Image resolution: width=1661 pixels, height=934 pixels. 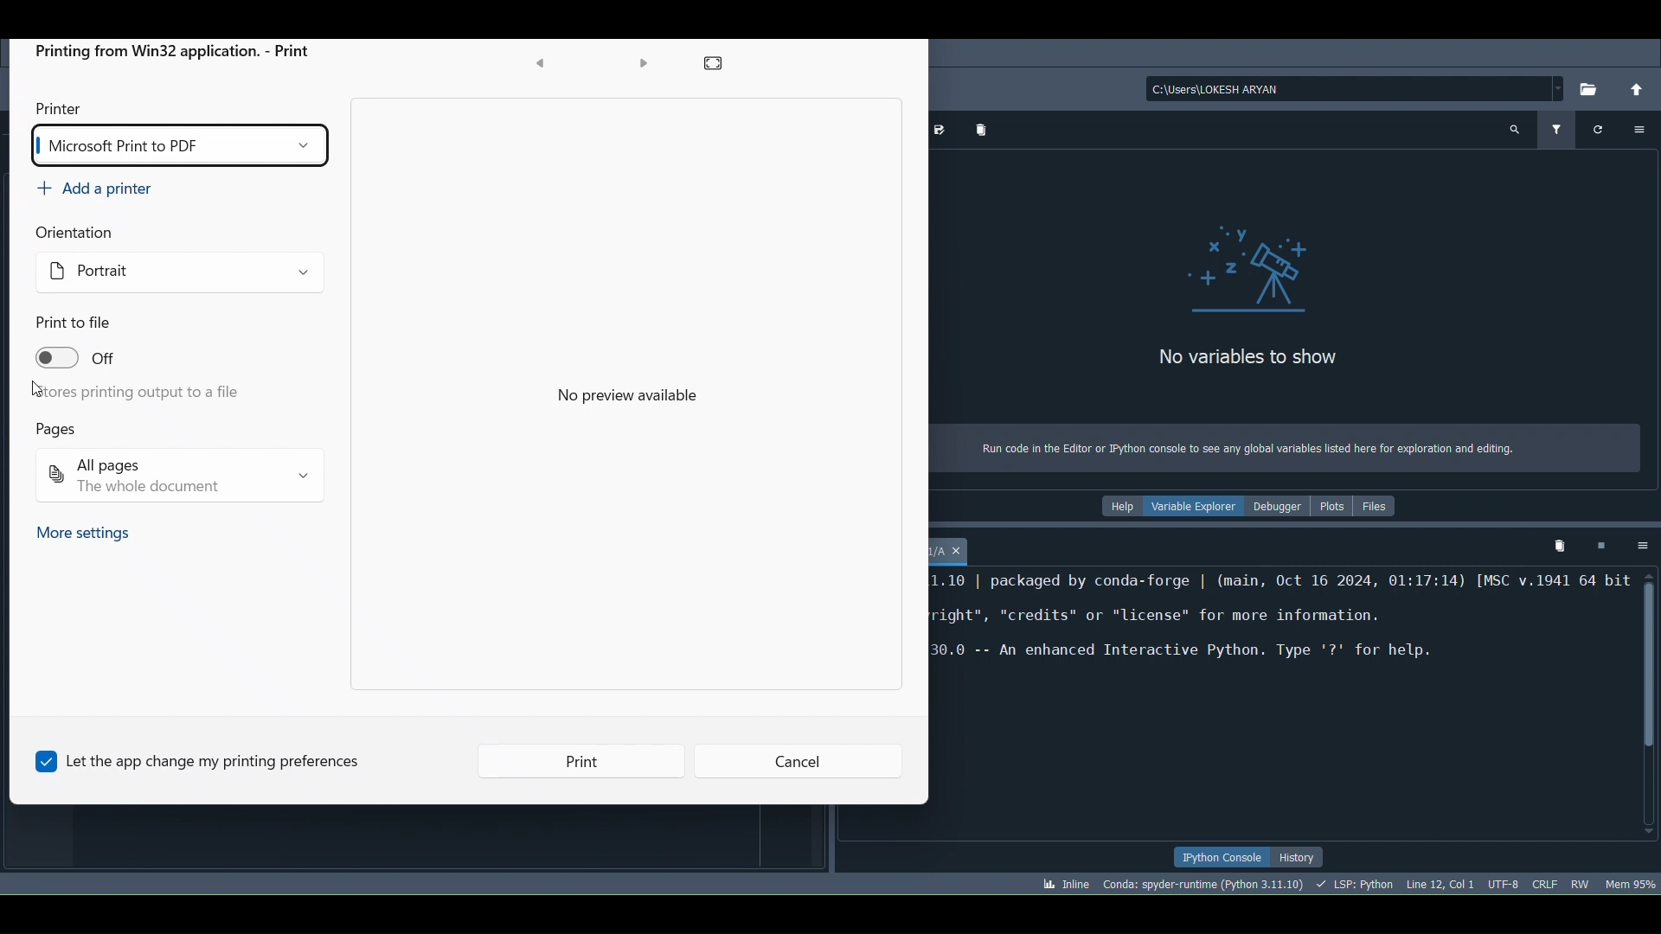 What do you see at coordinates (84, 535) in the screenshot?
I see `More settings` at bounding box center [84, 535].